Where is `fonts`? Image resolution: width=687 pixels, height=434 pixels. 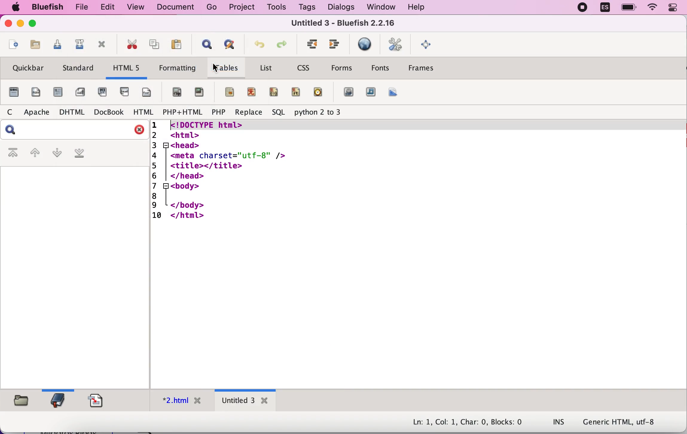 fonts is located at coordinates (380, 67).